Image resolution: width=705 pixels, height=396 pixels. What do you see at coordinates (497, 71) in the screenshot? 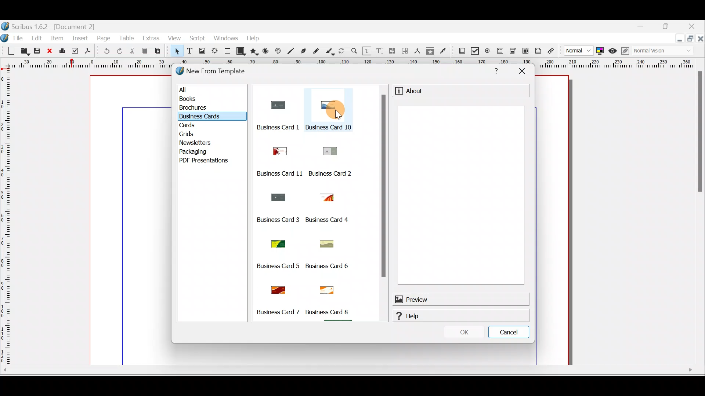
I see `Help` at bounding box center [497, 71].